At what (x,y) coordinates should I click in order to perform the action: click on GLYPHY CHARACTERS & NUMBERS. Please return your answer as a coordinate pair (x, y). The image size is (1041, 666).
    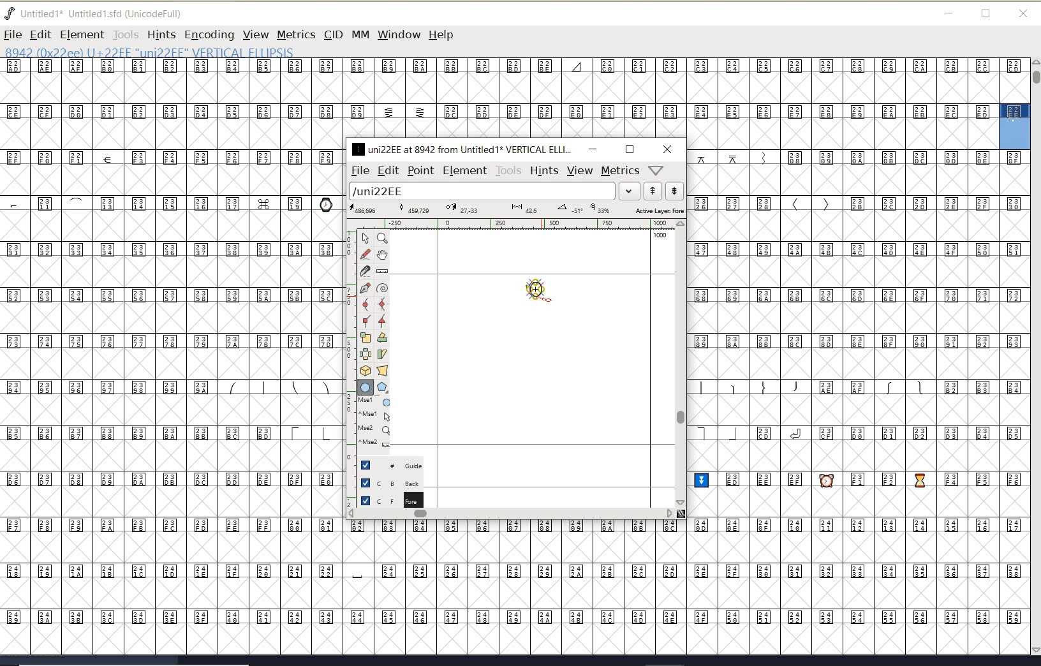
    Looking at the image, I should click on (860, 402).